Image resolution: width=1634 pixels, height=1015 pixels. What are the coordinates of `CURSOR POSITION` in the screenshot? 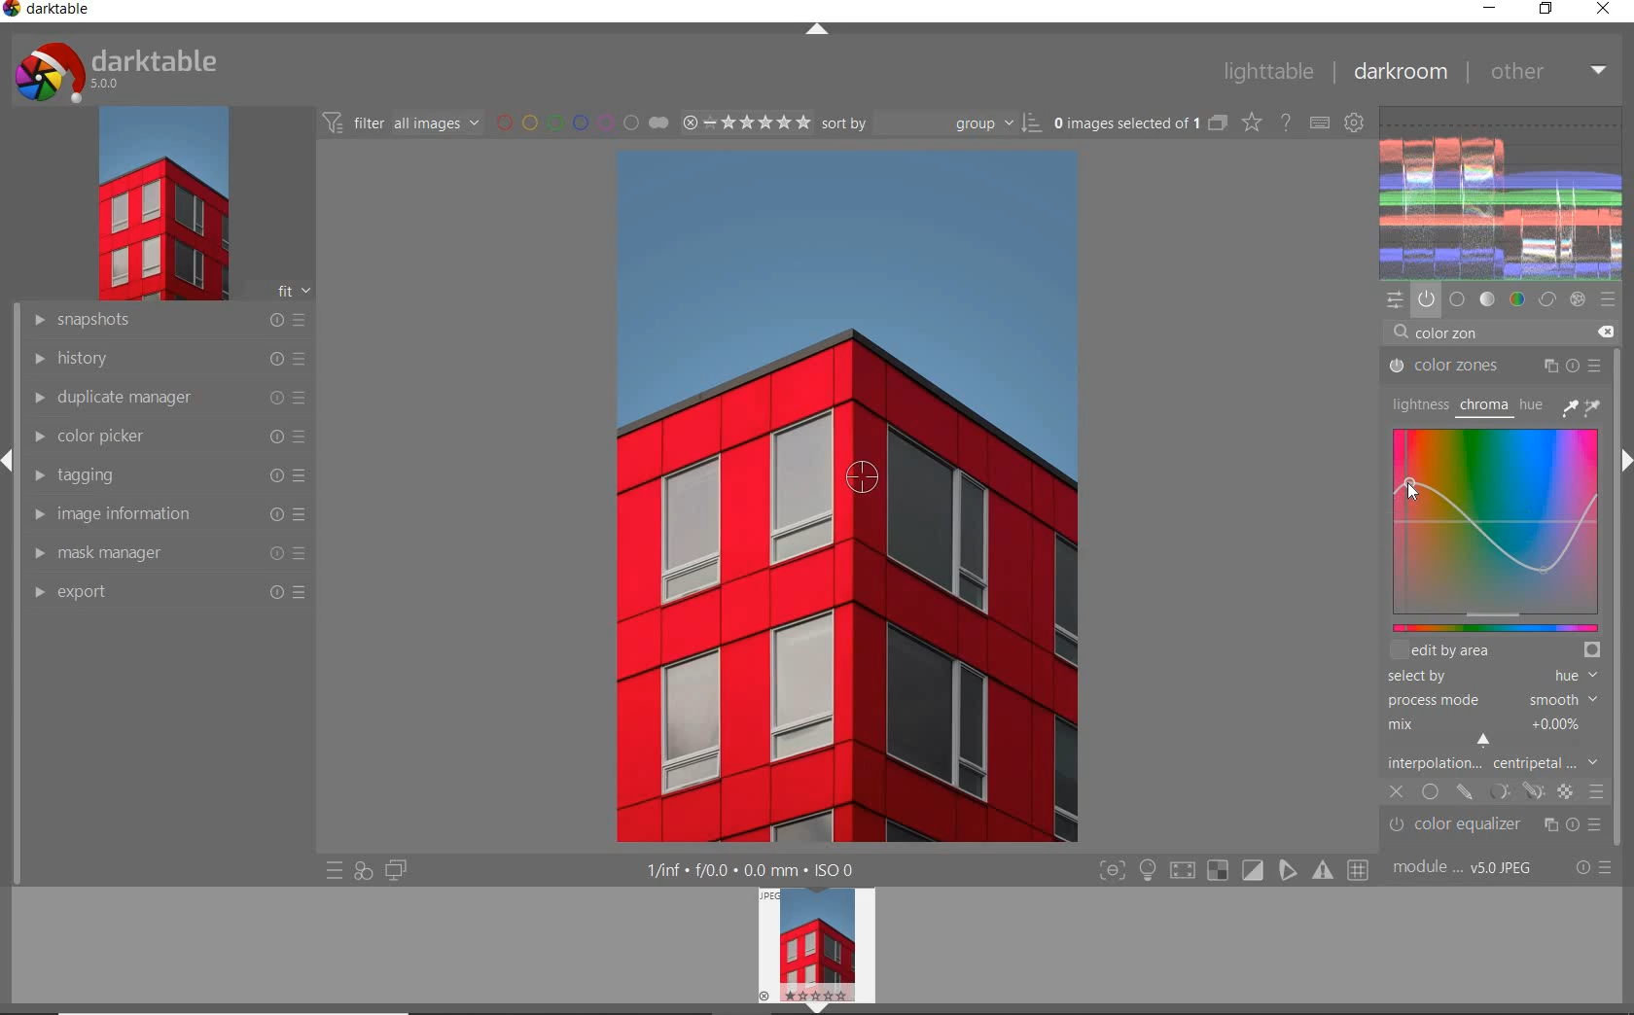 It's located at (1485, 739).